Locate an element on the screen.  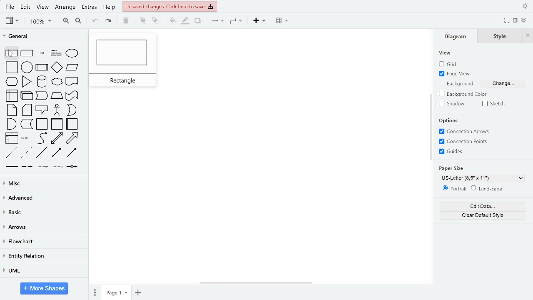
change background is located at coordinates (507, 84).